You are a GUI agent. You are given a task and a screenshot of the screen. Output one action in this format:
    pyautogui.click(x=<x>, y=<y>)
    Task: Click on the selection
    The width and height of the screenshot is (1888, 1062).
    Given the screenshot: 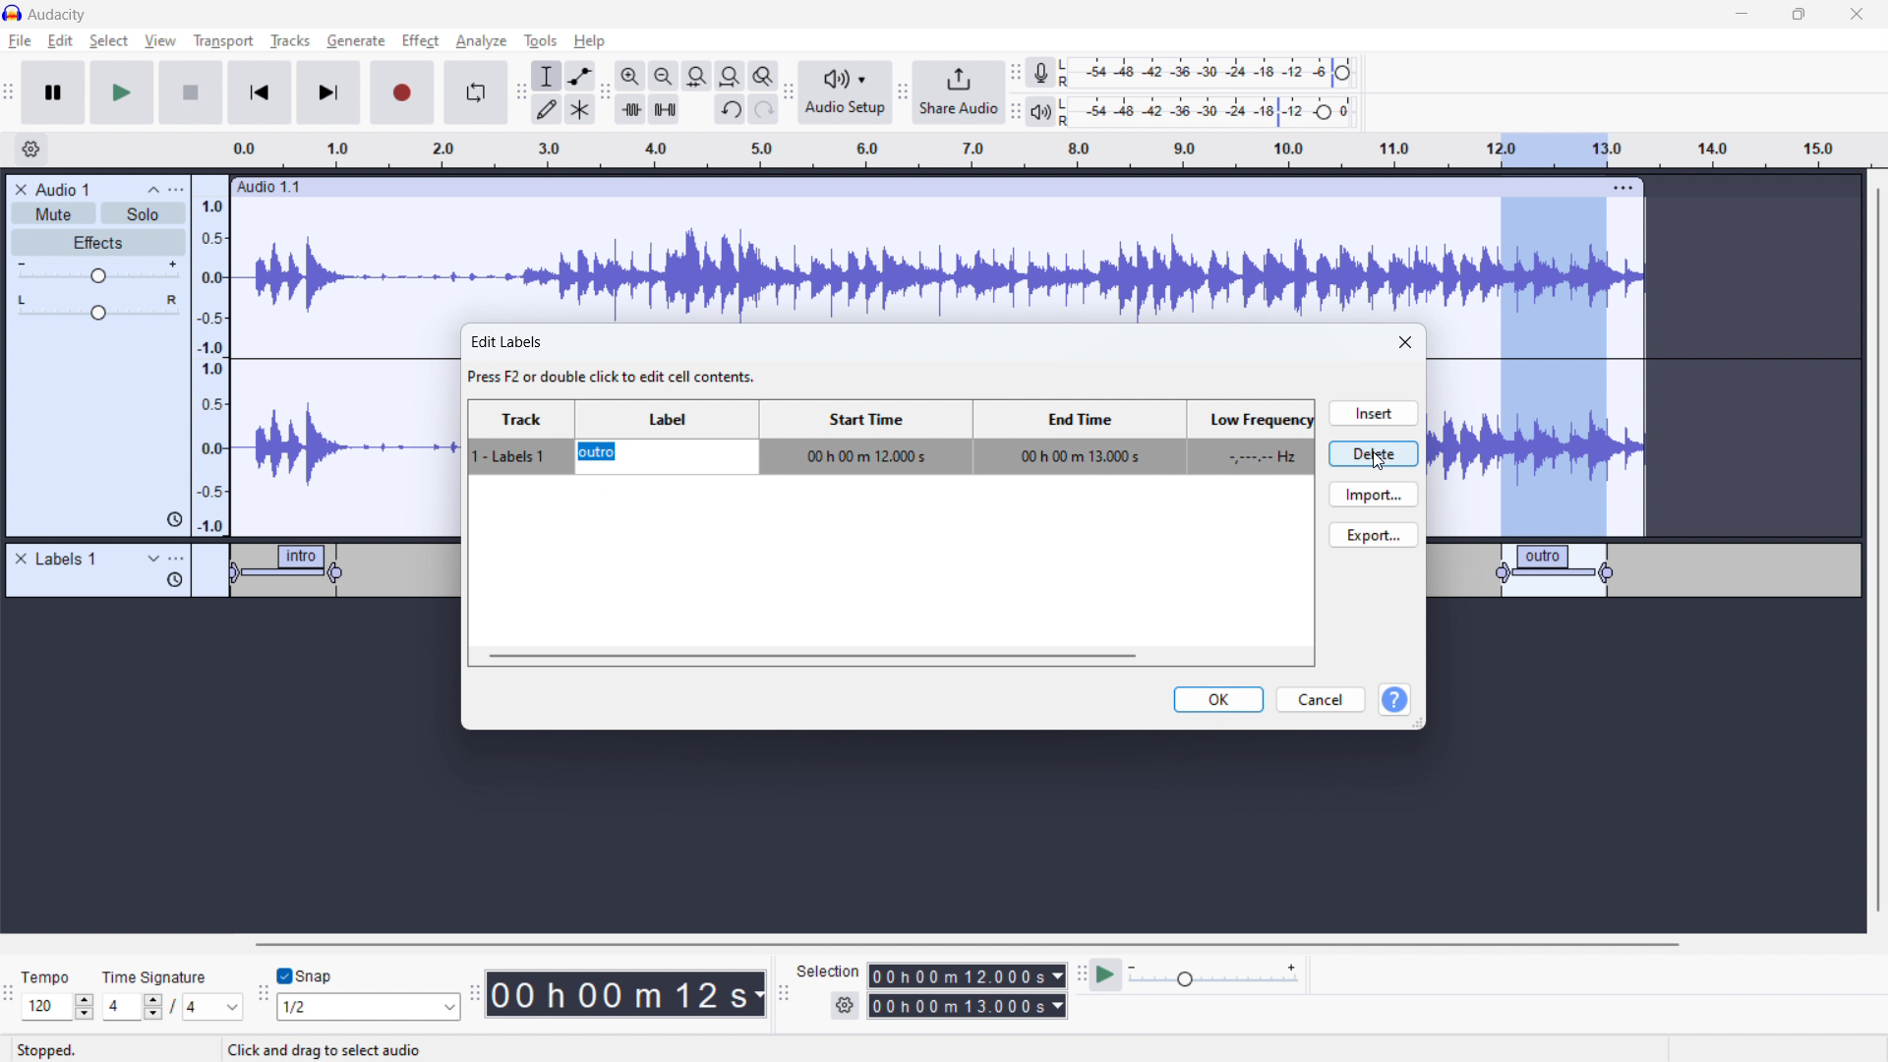 What is the action you would take?
    pyautogui.click(x=828, y=972)
    